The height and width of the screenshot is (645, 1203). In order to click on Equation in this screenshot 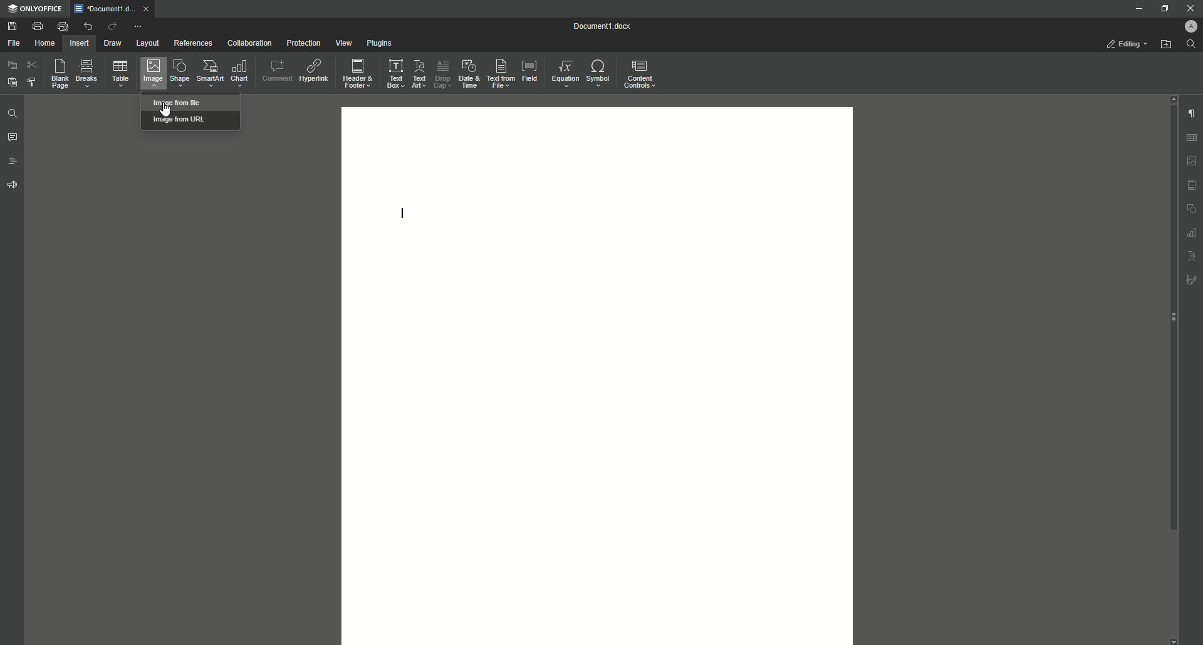, I will do `click(562, 75)`.